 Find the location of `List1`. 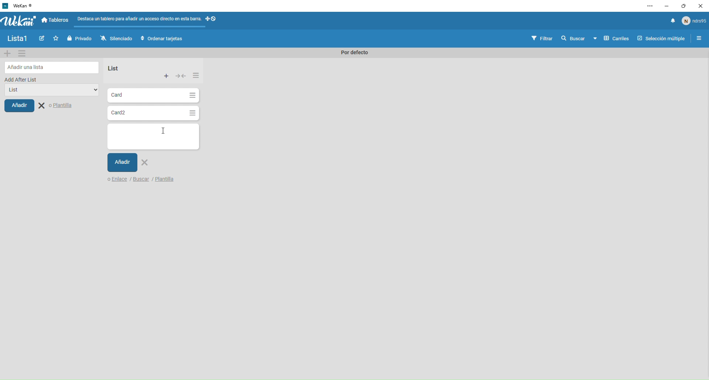

List1 is located at coordinates (20, 39).